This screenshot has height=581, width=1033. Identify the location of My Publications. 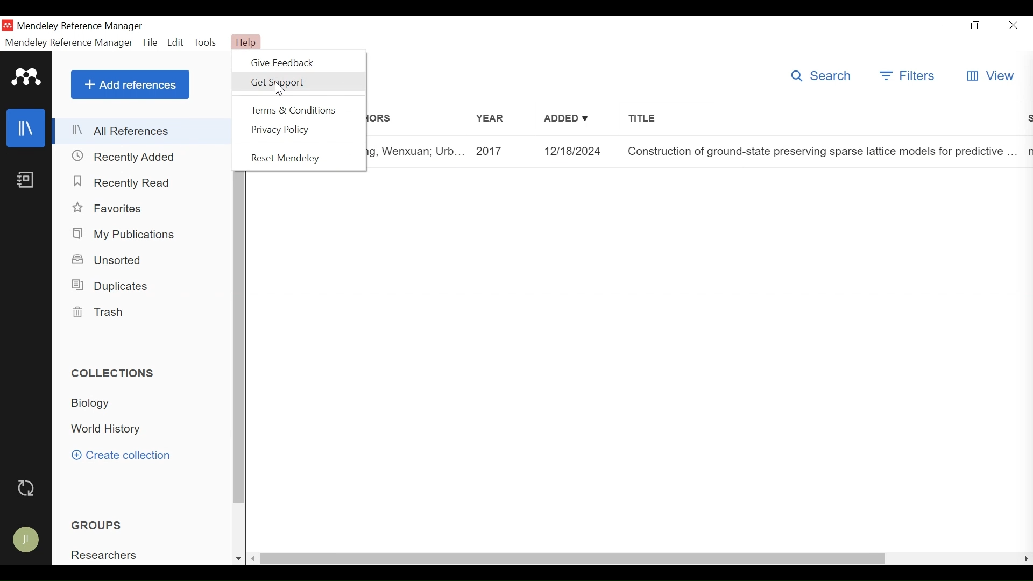
(122, 234).